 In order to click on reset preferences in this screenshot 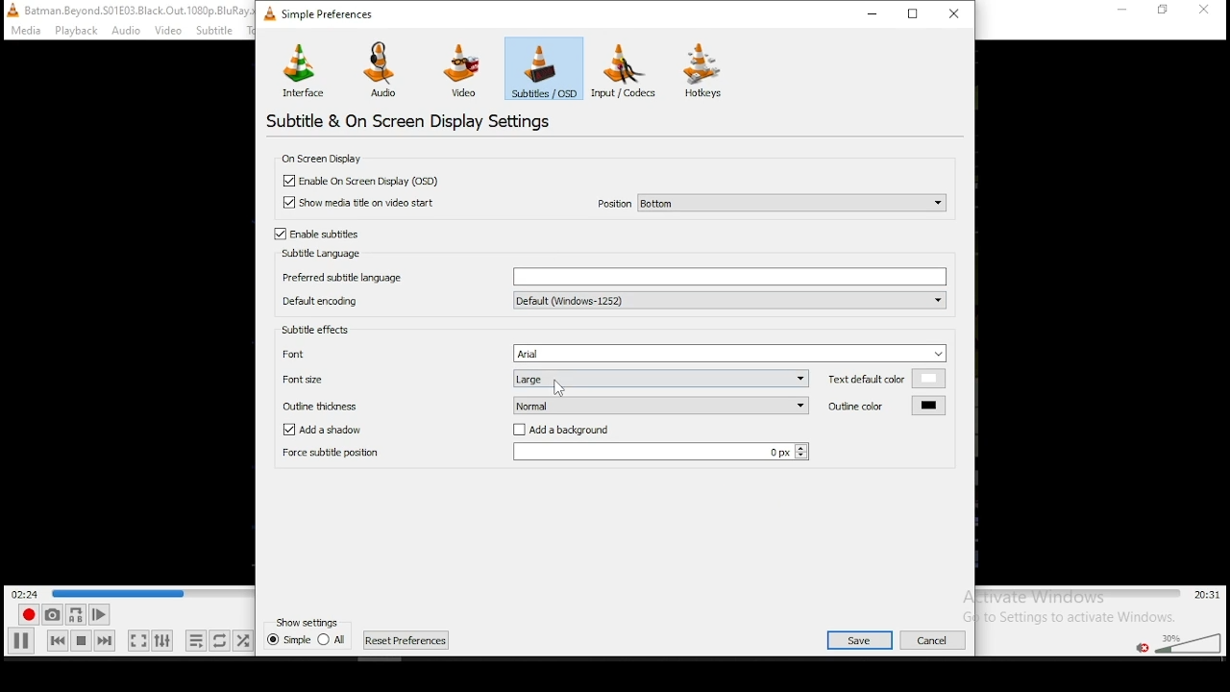, I will do `click(406, 640)`.